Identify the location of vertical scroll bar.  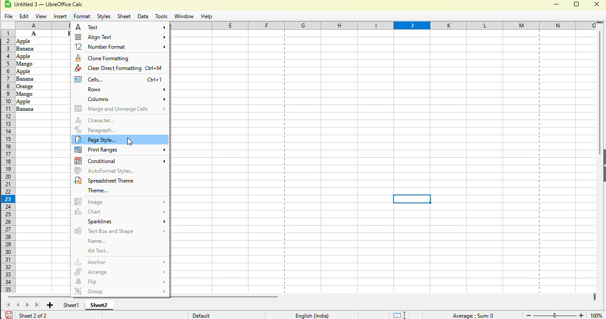
(600, 93).